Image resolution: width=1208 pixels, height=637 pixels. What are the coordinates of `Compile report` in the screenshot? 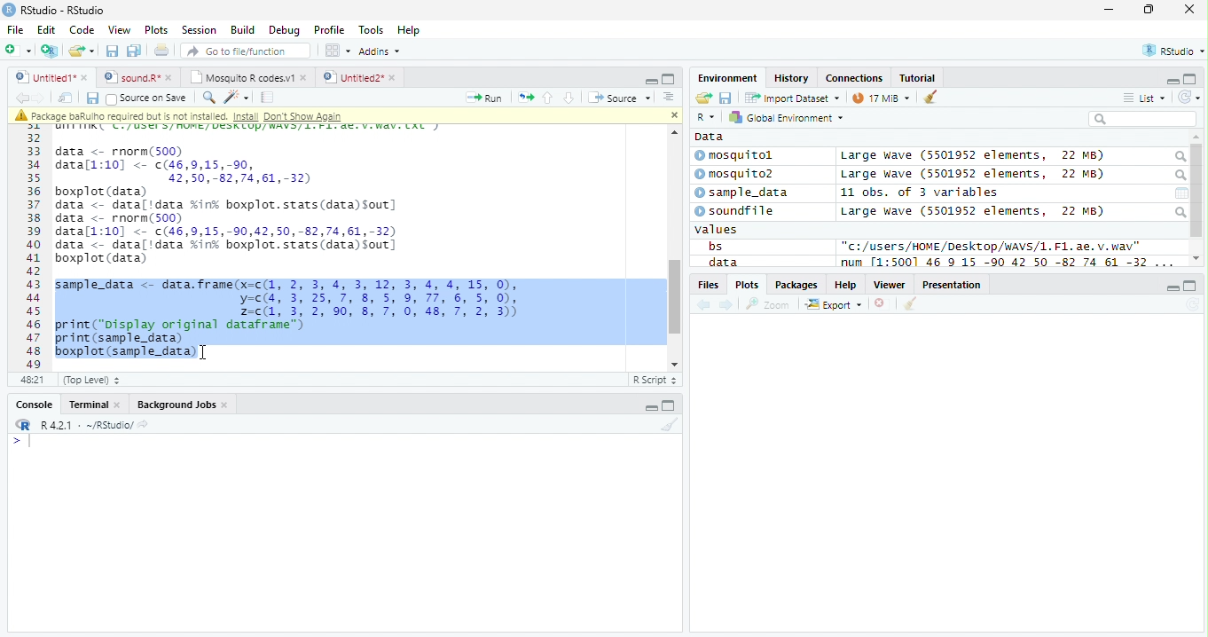 It's located at (268, 98).